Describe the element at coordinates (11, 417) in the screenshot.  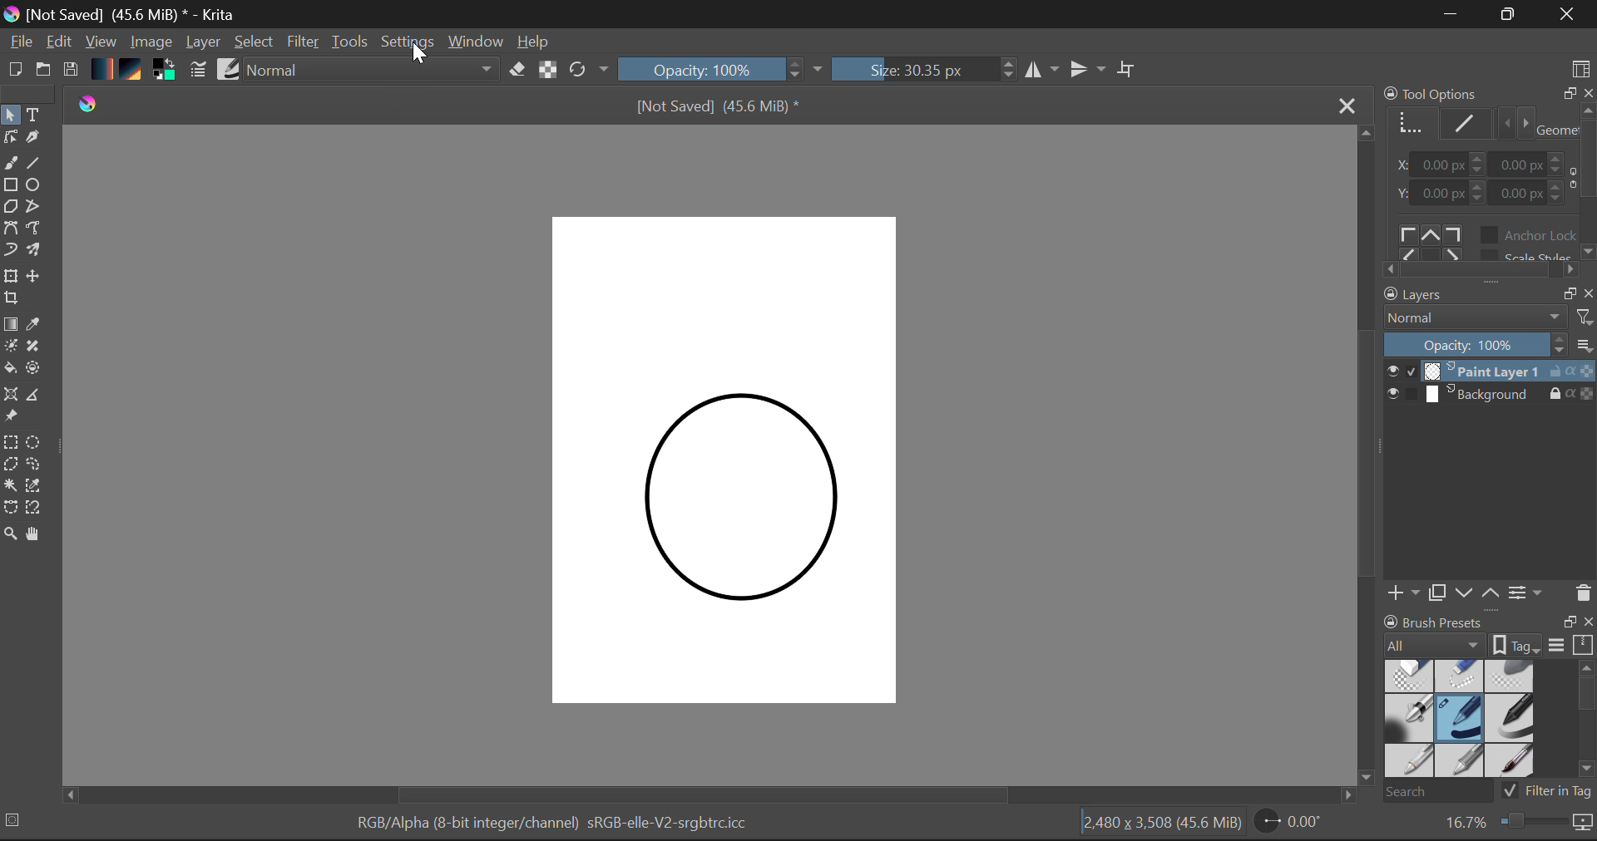
I see `Reference Images` at that location.